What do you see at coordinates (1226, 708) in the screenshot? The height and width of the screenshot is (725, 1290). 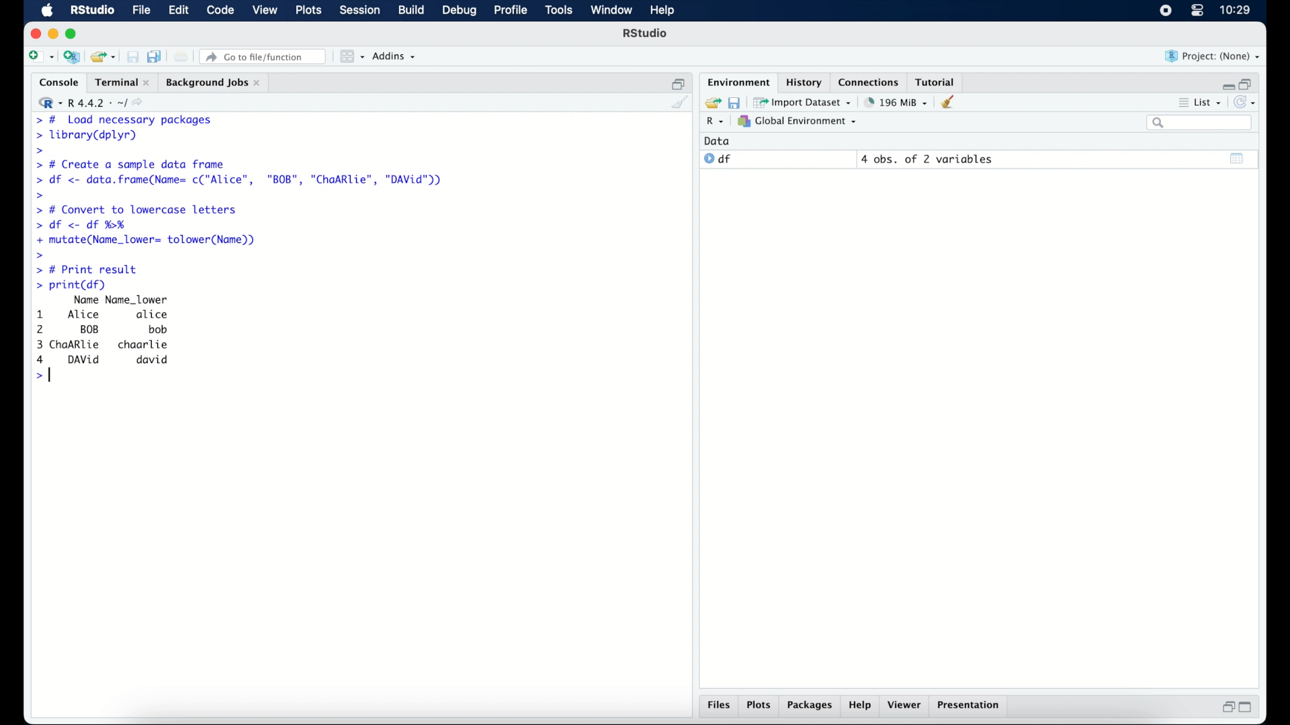 I see `restore down` at bounding box center [1226, 708].